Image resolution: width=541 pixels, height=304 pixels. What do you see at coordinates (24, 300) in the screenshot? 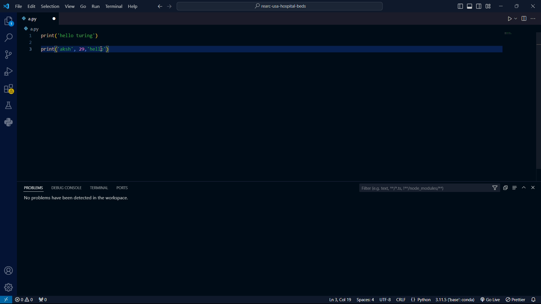
I see `close` at bounding box center [24, 300].